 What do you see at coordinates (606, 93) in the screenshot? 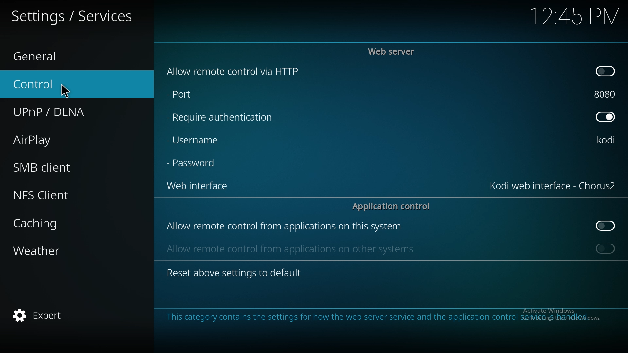
I see `port number` at bounding box center [606, 93].